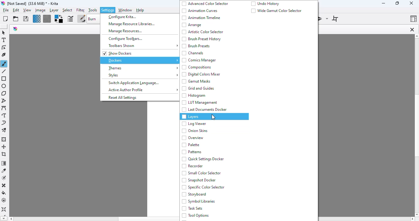  What do you see at coordinates (4, 163) in the screenshot?
I see `draw a gradient` at bounding box center [4, 163].